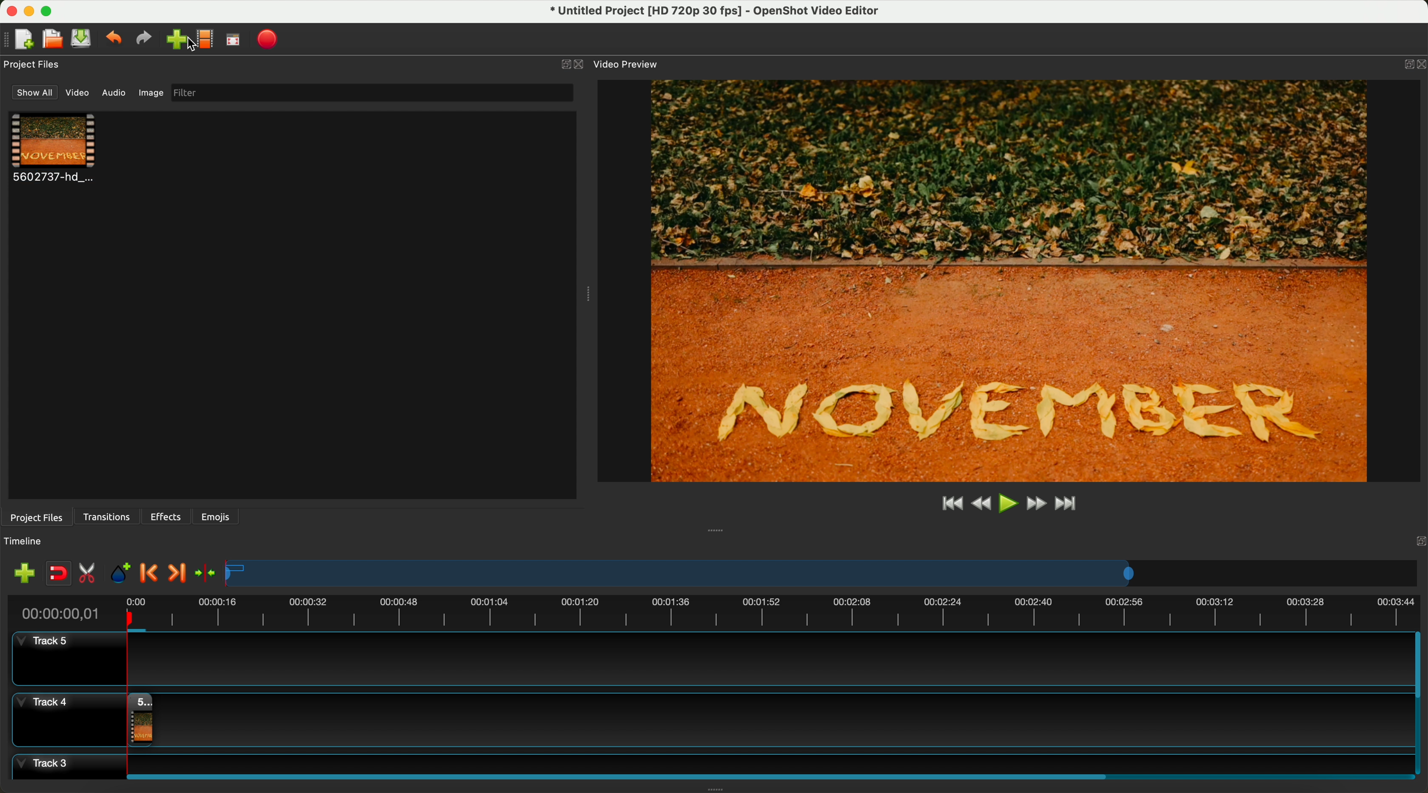 Image resolution: width=1428 pixels, height=793 pixels. I want to click on audio, so click(114, 92).